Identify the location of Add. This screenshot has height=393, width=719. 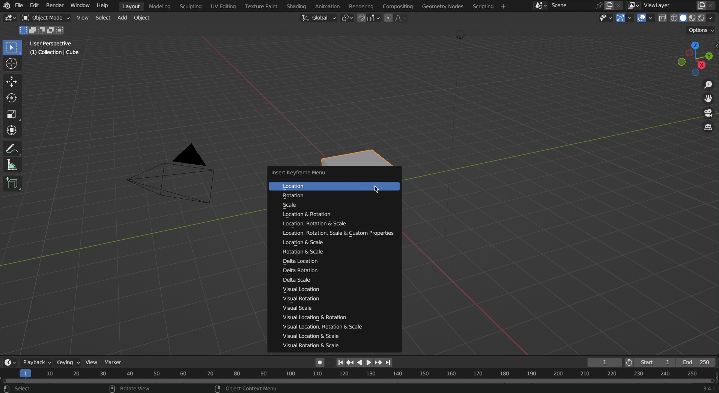
(122, 18).